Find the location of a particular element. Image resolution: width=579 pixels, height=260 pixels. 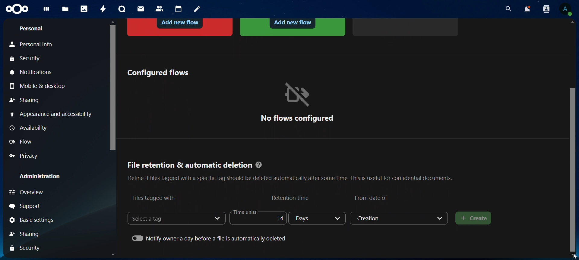

days is located at coordinates (318, 218).